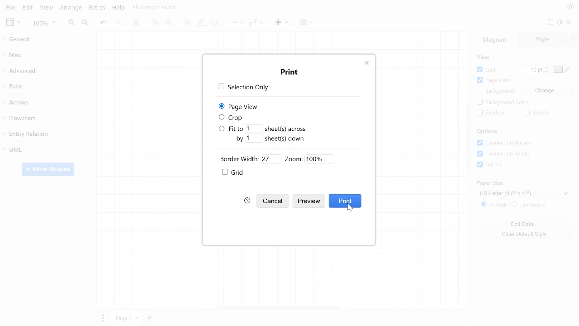  Describe the element at coordinates (491, 113) in the screenshot. I see `Shadow` at that location.